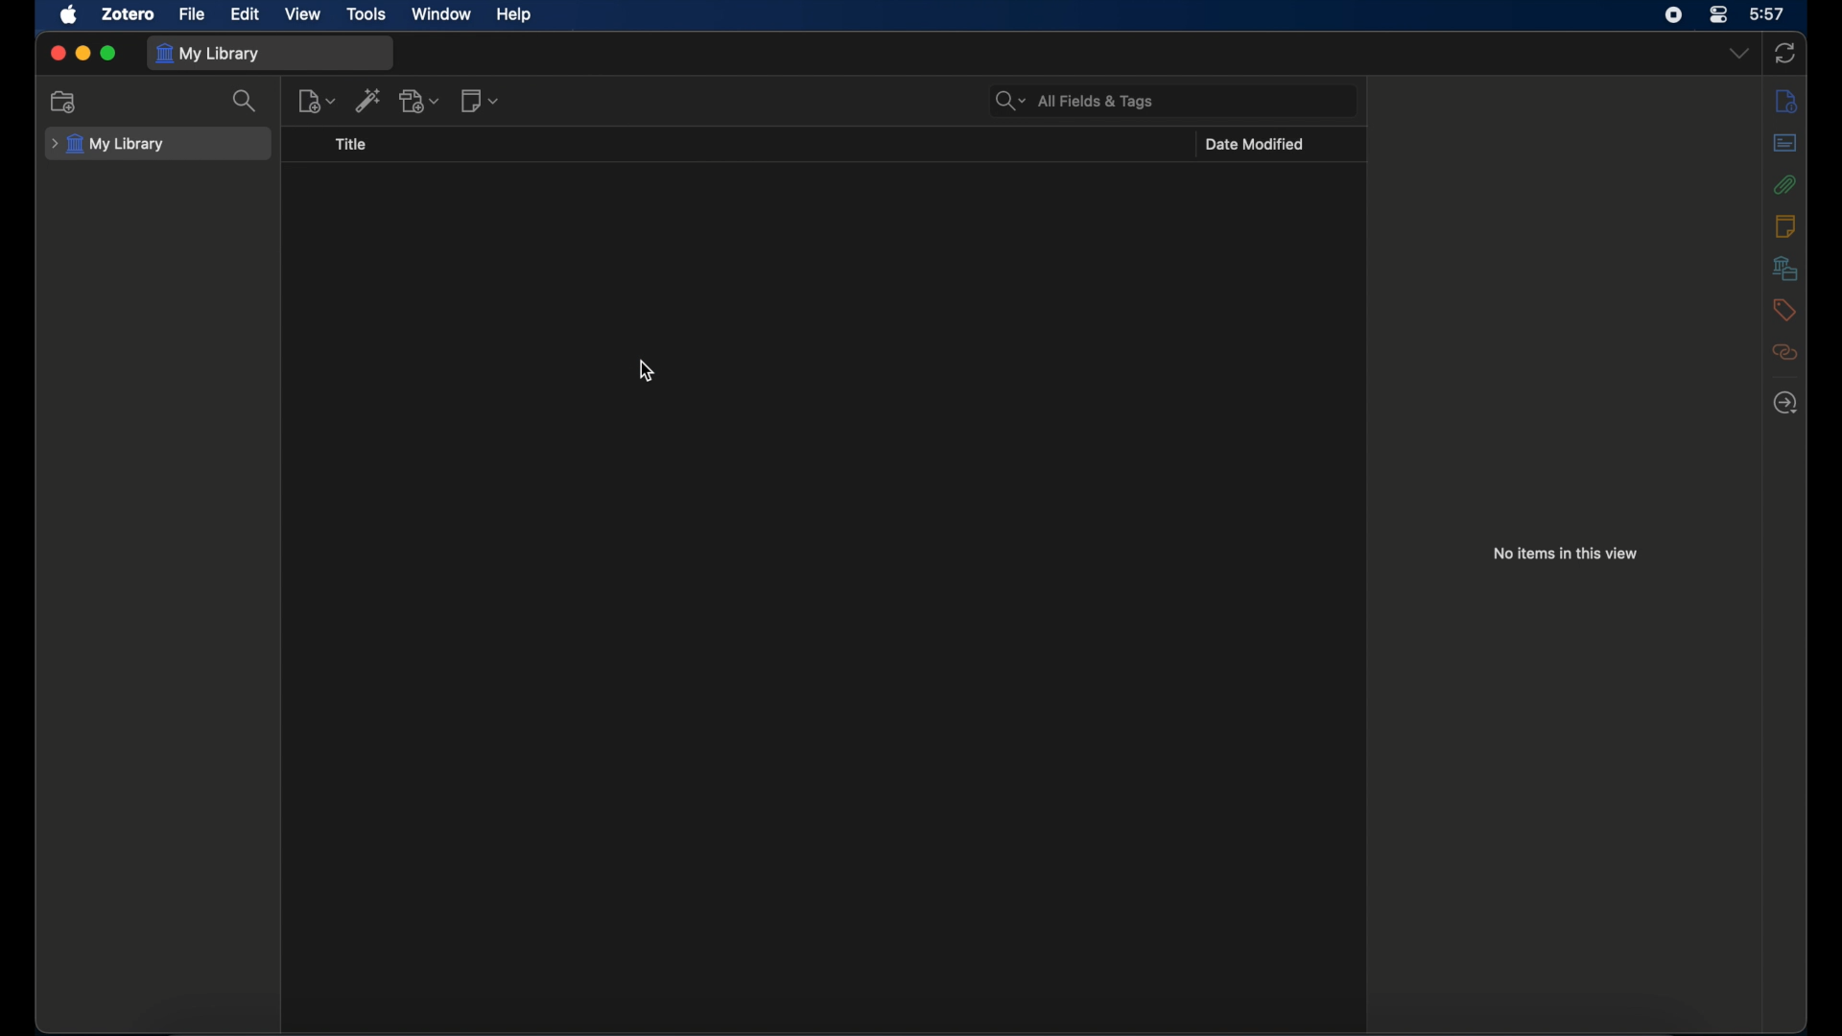 The image size is (1842, 1036). Describe the element at coordinates (516, 15) in the screenshot. I see `help` at that location.